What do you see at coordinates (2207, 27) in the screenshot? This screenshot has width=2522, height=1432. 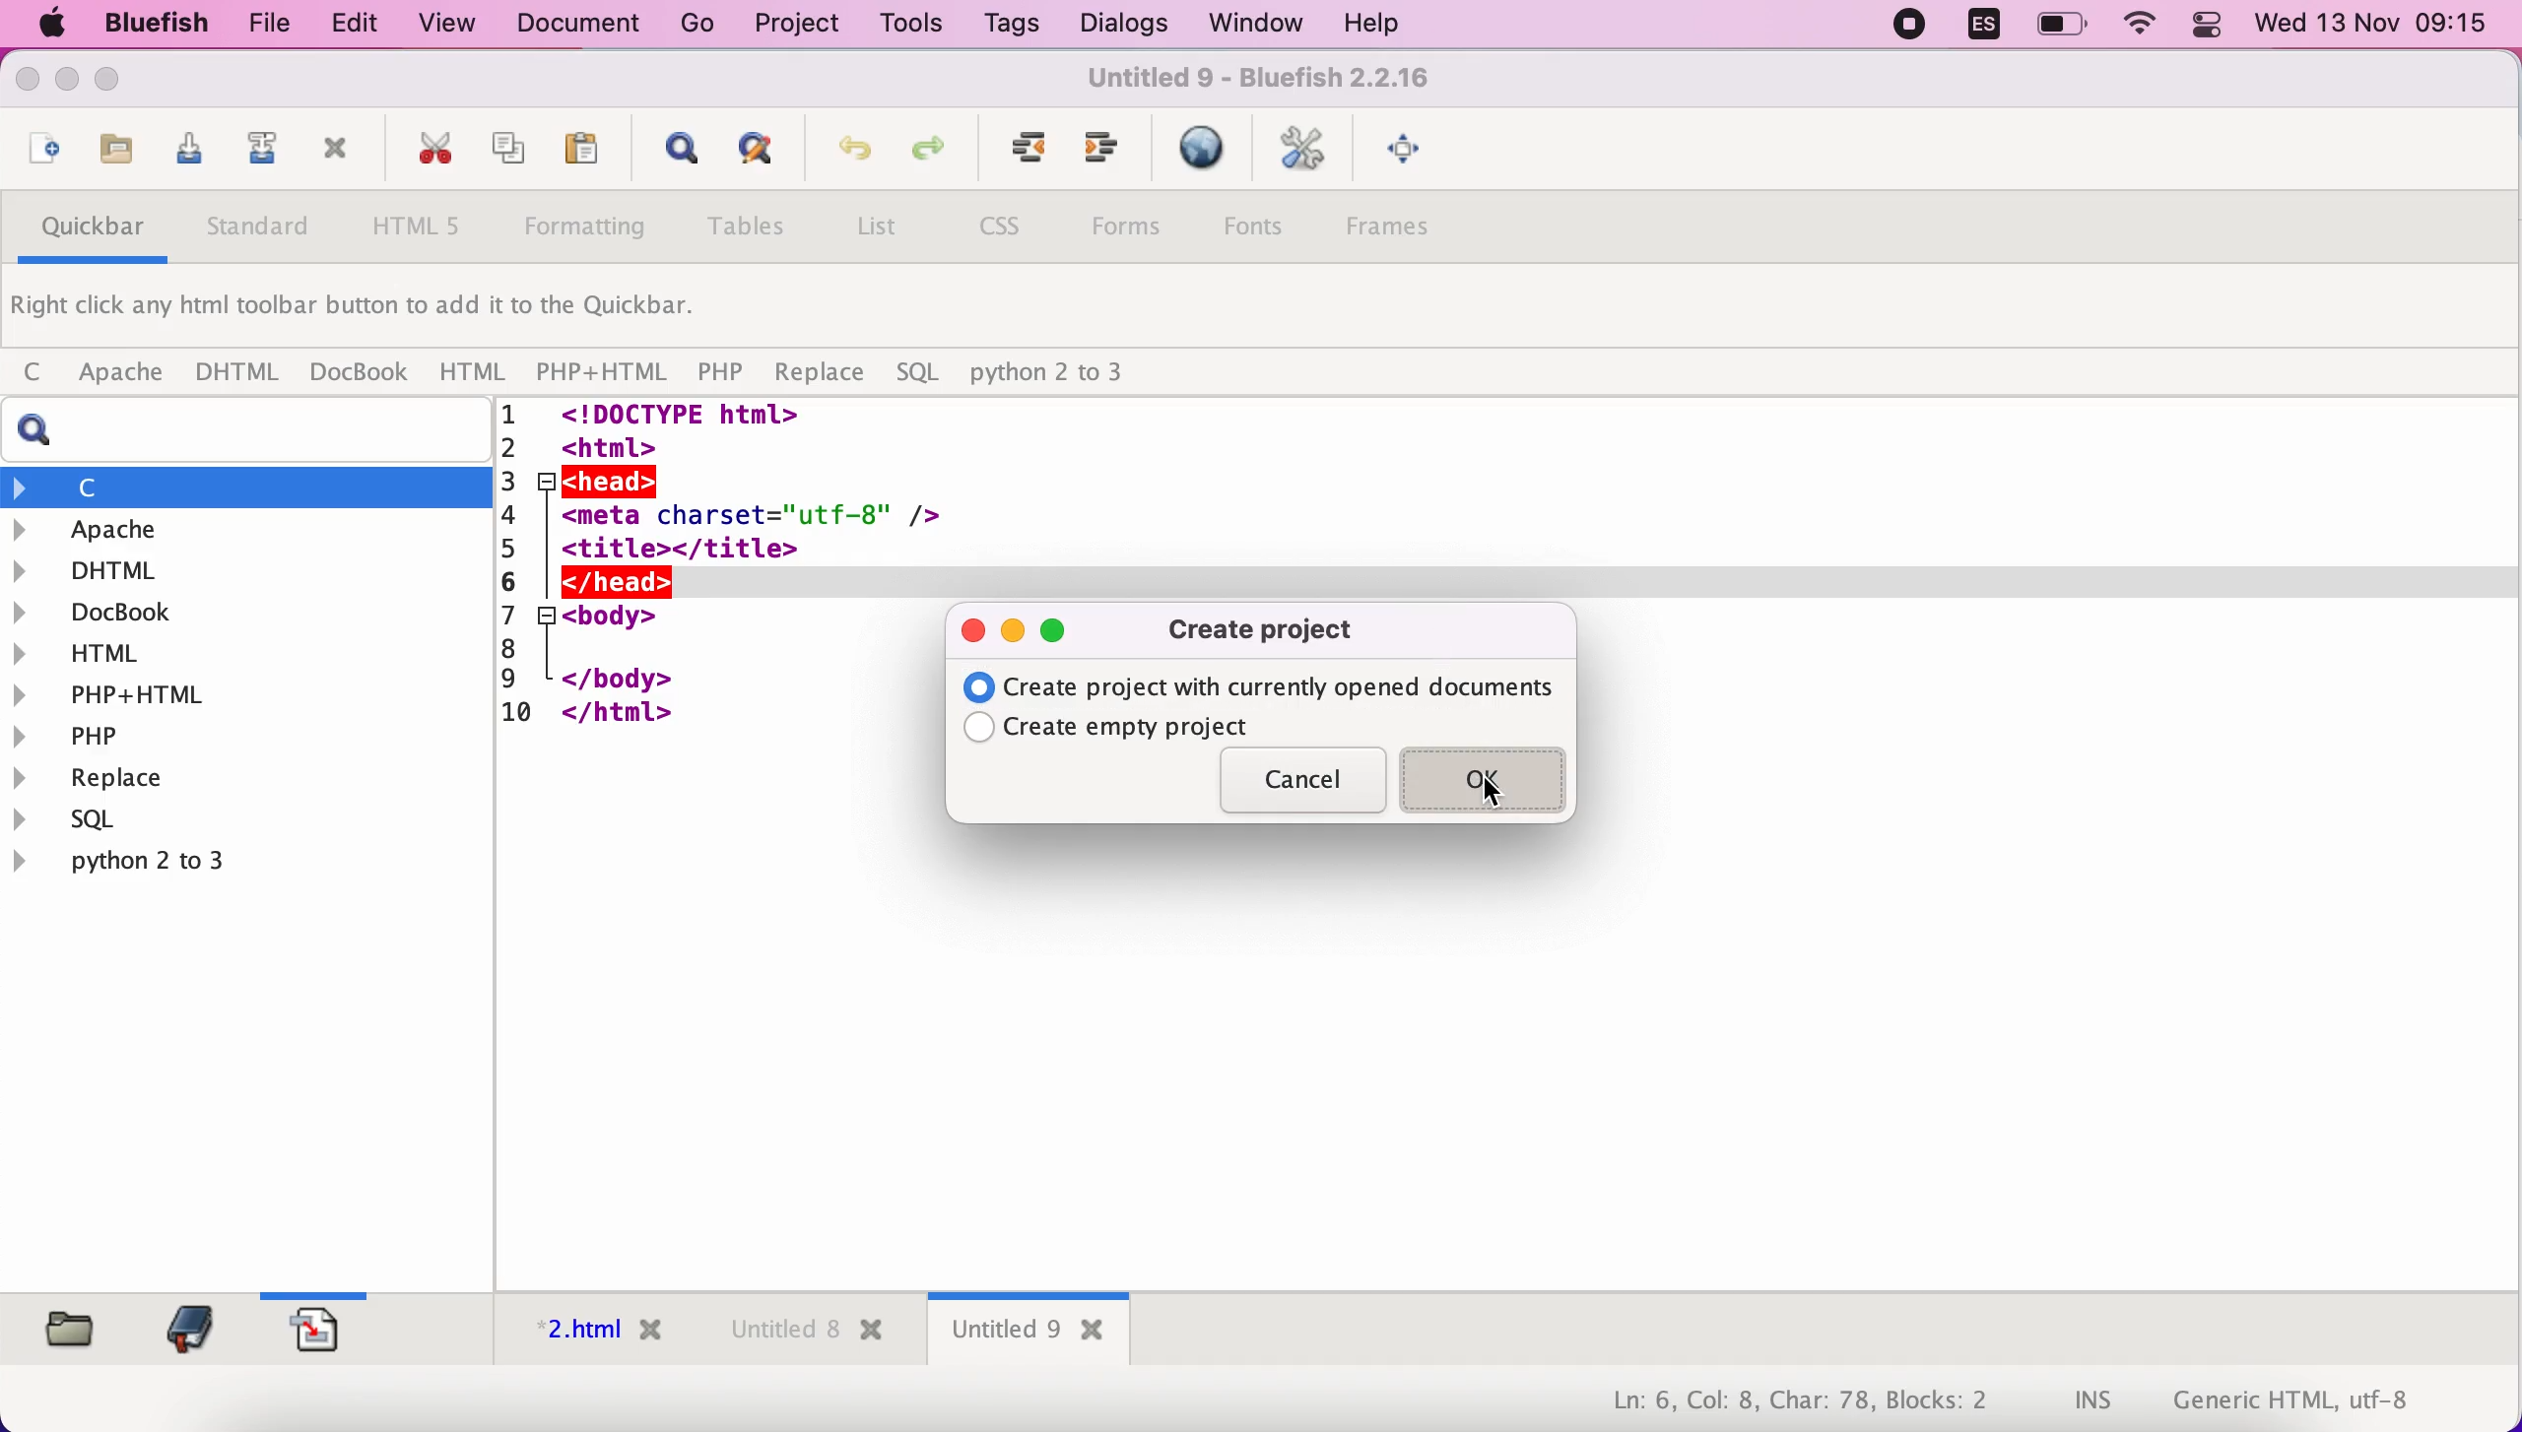 I see `panel control` at bounding box center [2207, 27].